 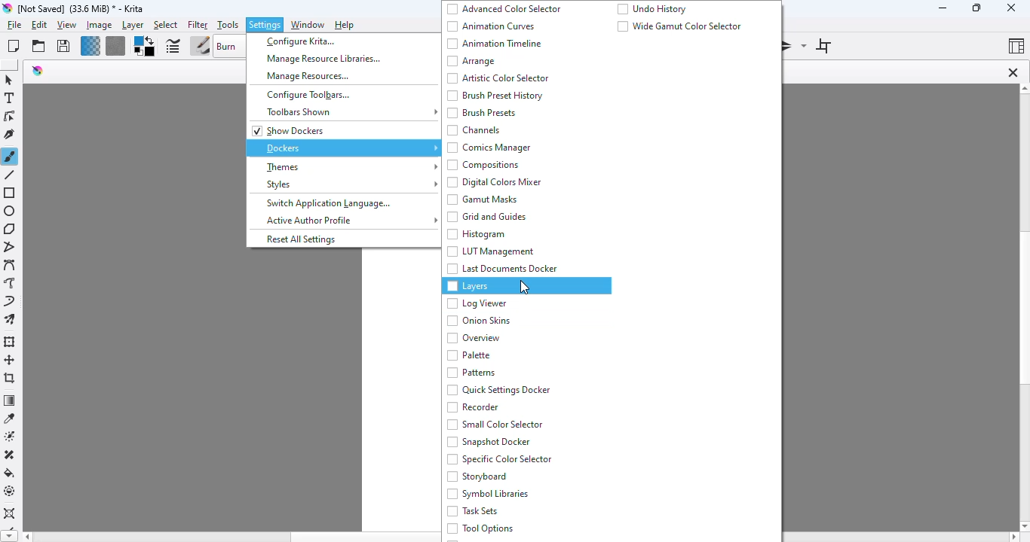 What do you see at coordinates (7, 8) in the screenshot?
I see `logo` at bounding box center [7, 8].